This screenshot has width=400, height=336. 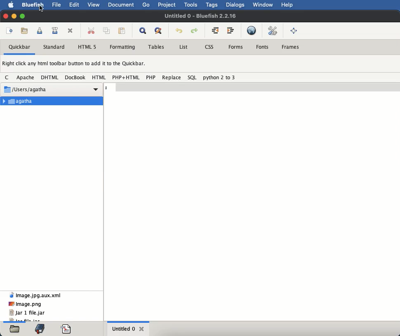 What do you see at coordinates (126, 77) in the screenshot?
I see `PHP + HTML` at bounding box center [126, 77].